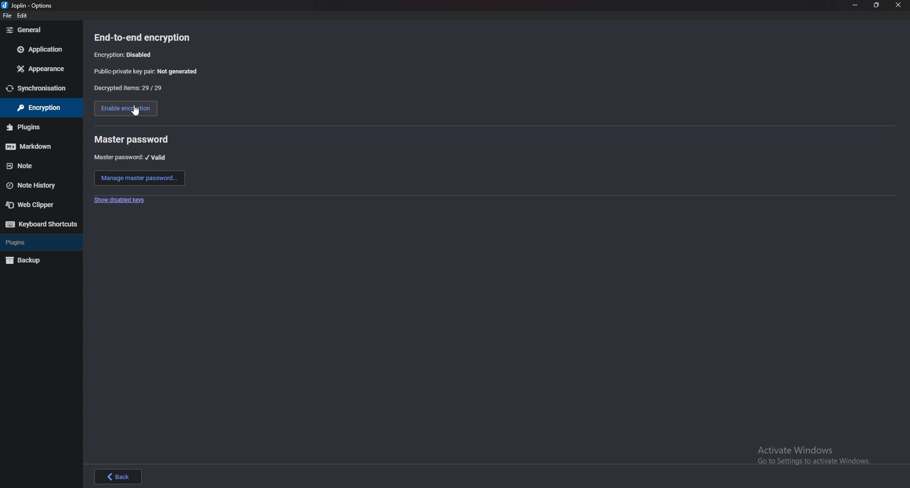  I want to click on , so click(23, 31).